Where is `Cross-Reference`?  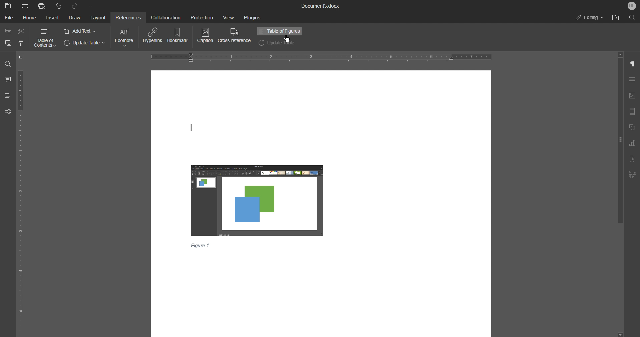
Cross-Reference is located at coordinates (236, 36).